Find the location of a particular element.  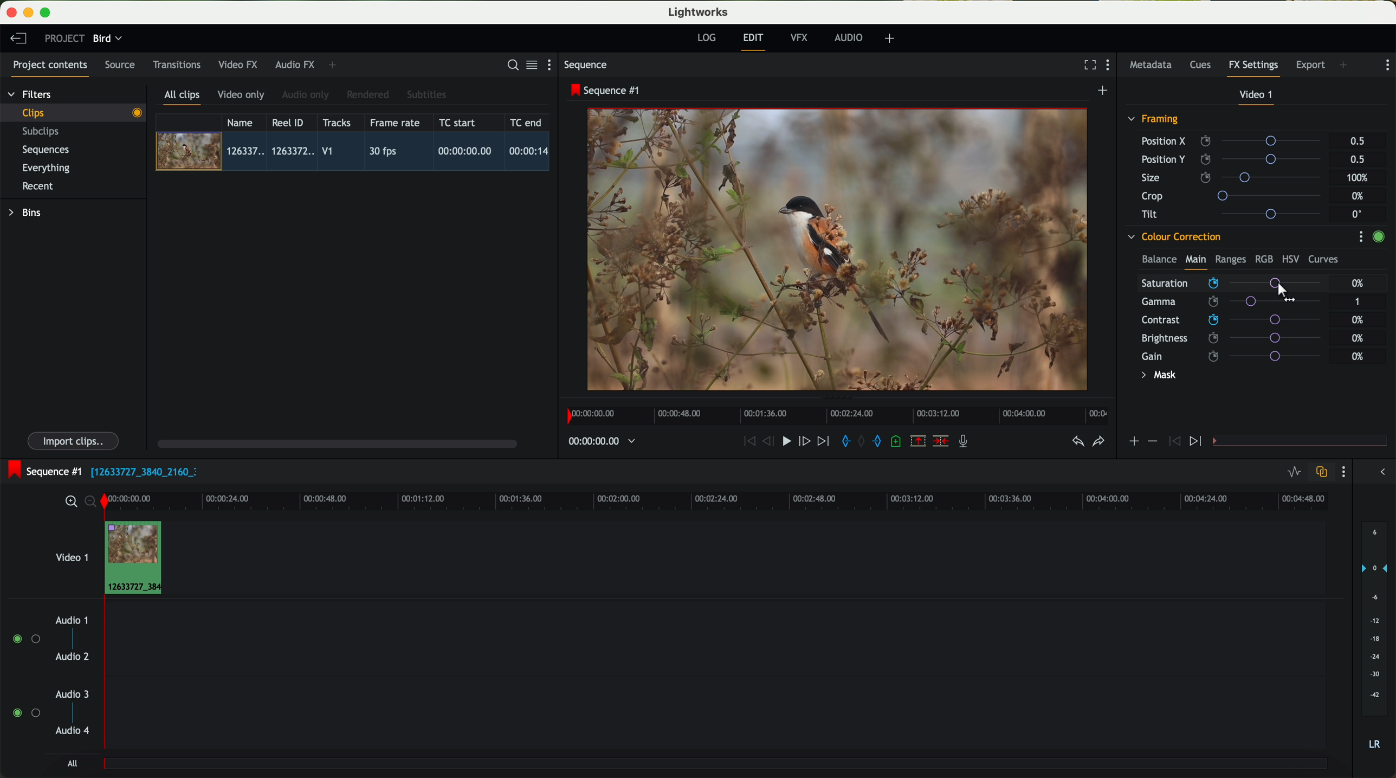

show settings menu is located at coordinates (1386, 65).